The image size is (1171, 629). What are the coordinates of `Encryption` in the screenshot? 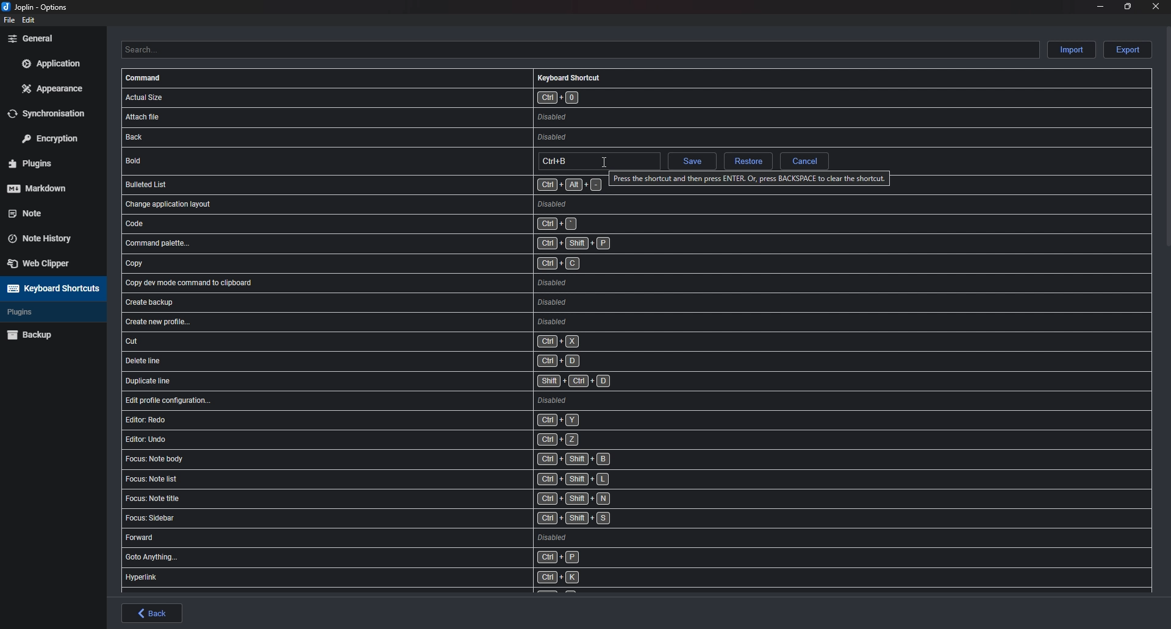 It's located at (54, 137).